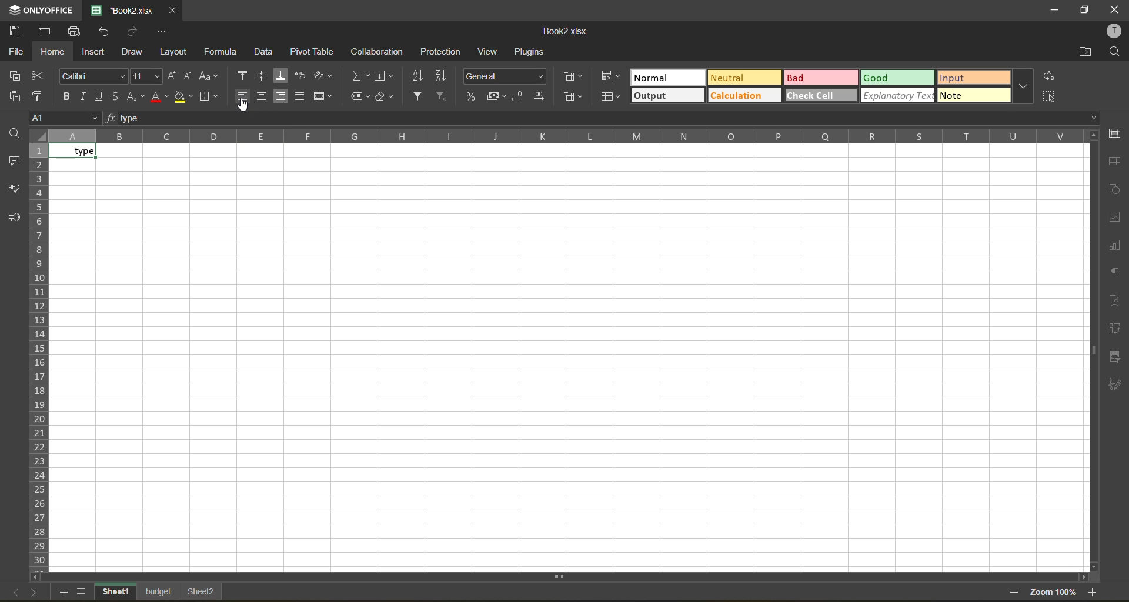  What do you see at coordinates (506, 76) in the screenshot?
I see `number format` at bounding box center [506, 76].